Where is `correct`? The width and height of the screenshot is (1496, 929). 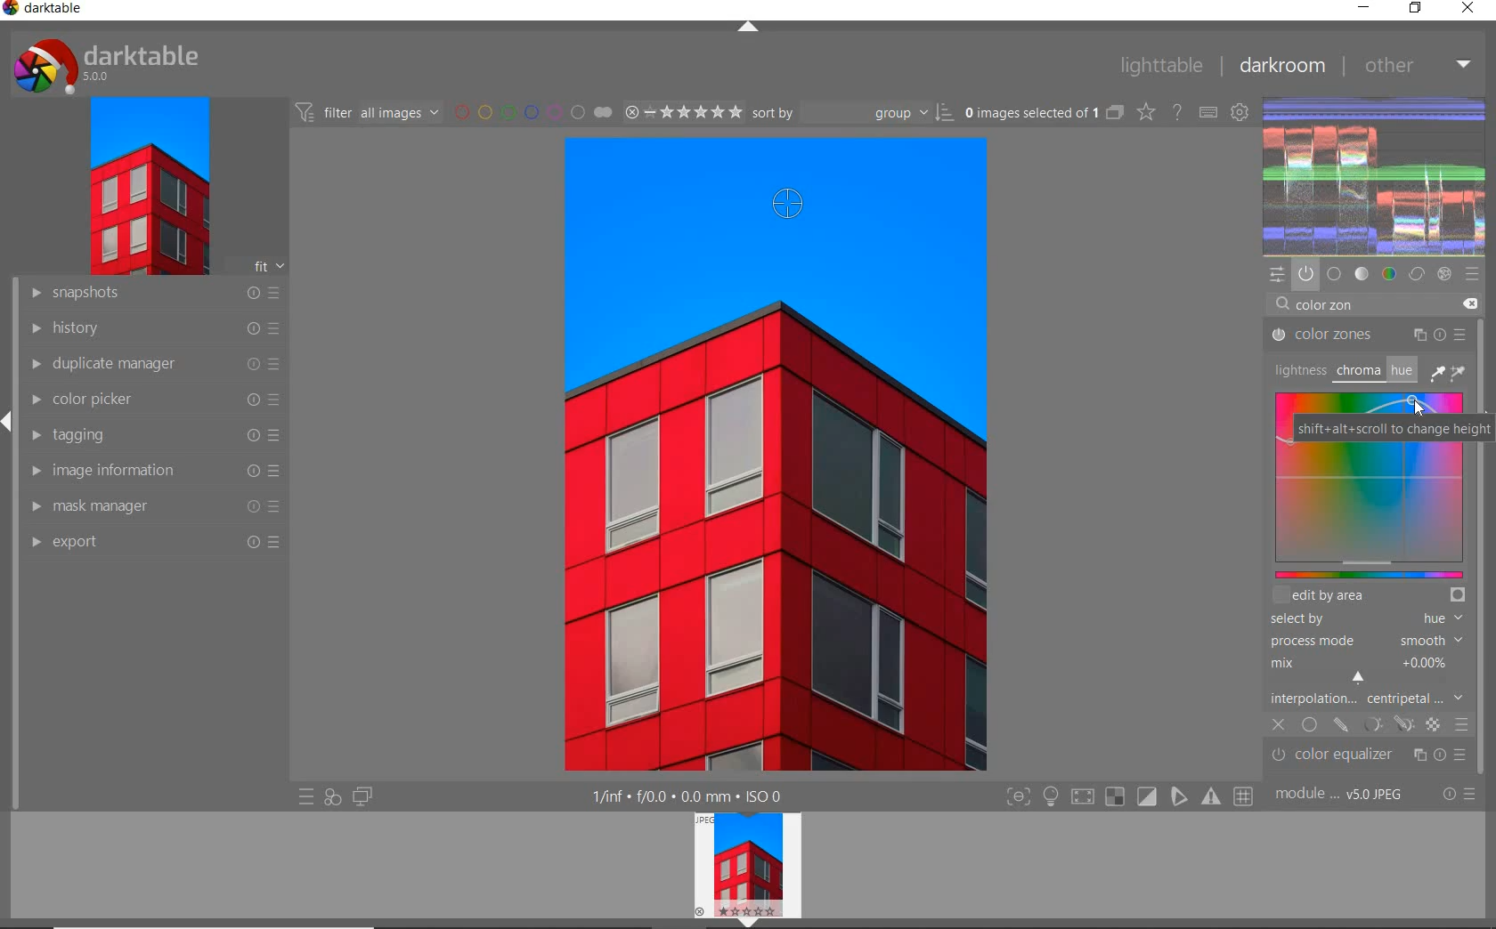 correct is located at coordinates (1417, 275).